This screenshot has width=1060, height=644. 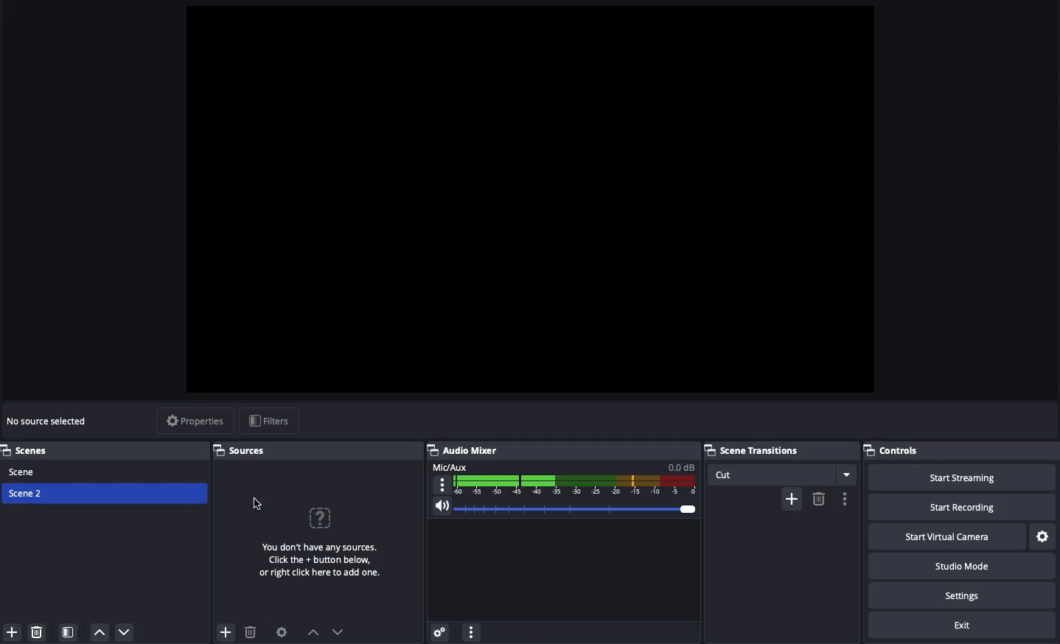 What do you see at coordinates (222, 631) in the screenshot?
I see `add` at bounding box center [222, 631].